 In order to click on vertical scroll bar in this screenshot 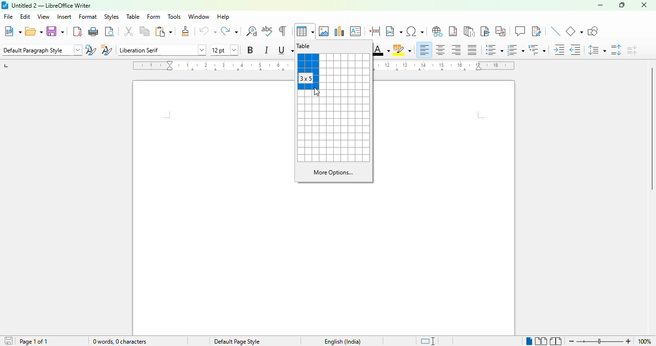, I will do `click(650, 129)`.